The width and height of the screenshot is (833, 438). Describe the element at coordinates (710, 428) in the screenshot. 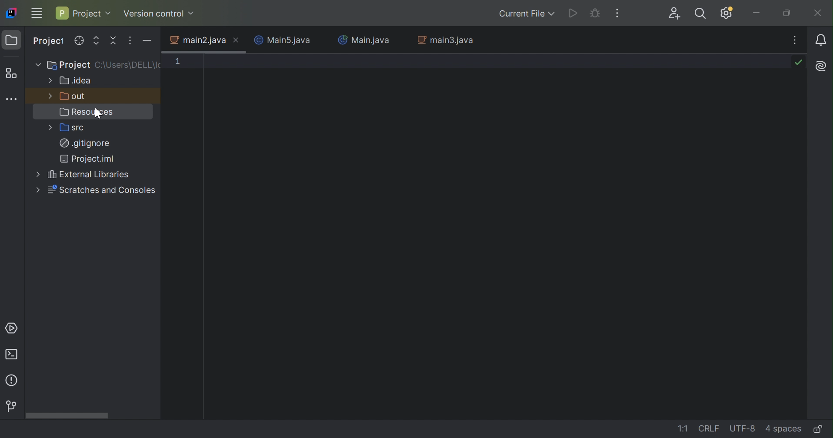

I see `CRLF` at that location.